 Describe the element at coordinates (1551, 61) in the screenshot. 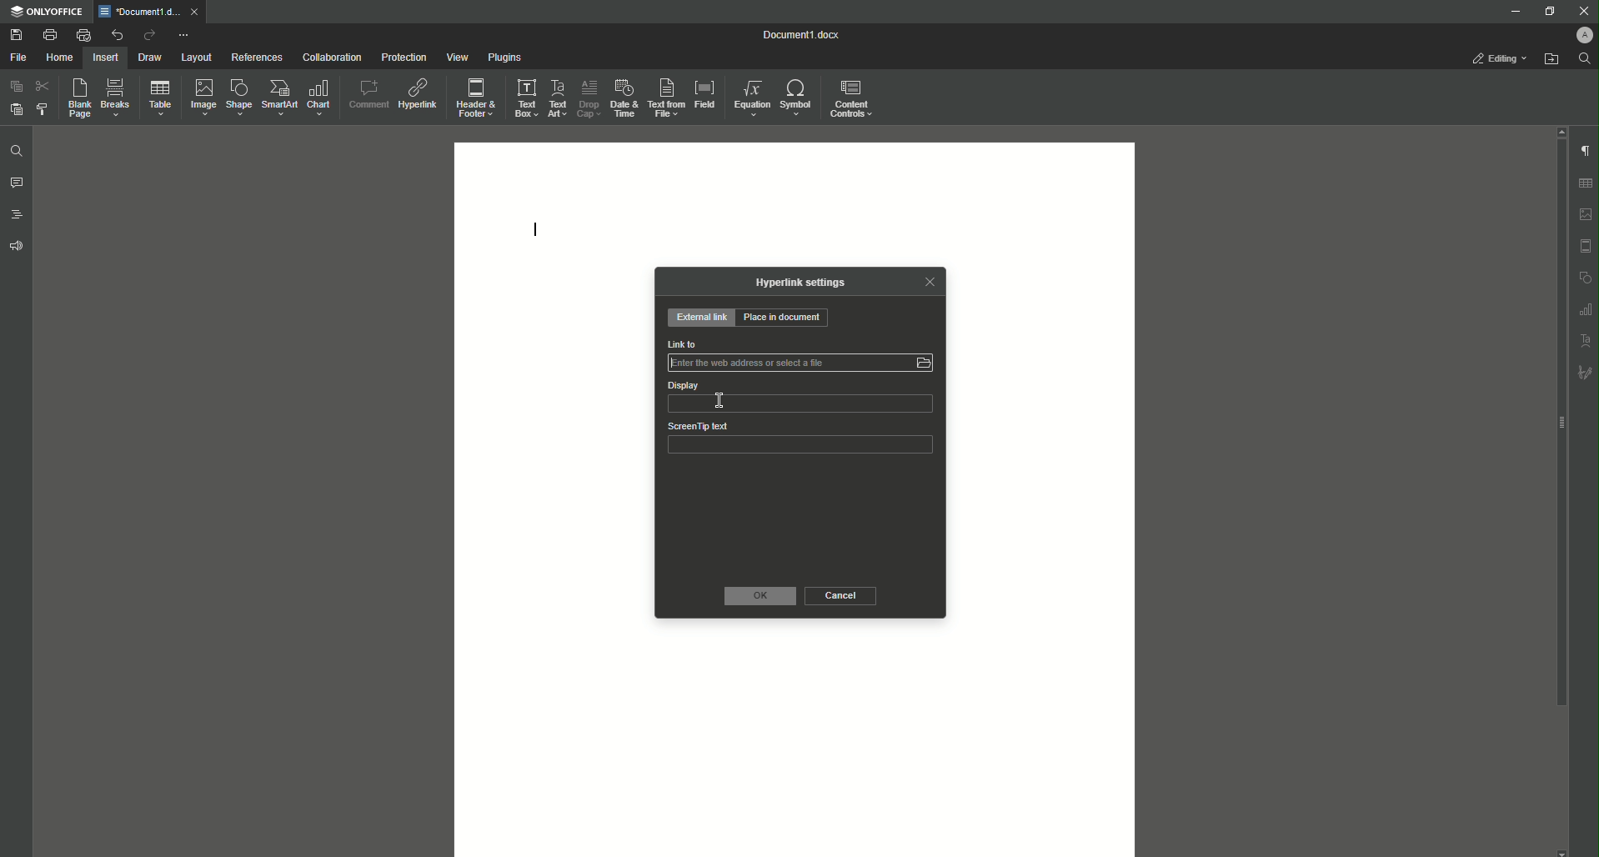

I see `Open From File` at that location.